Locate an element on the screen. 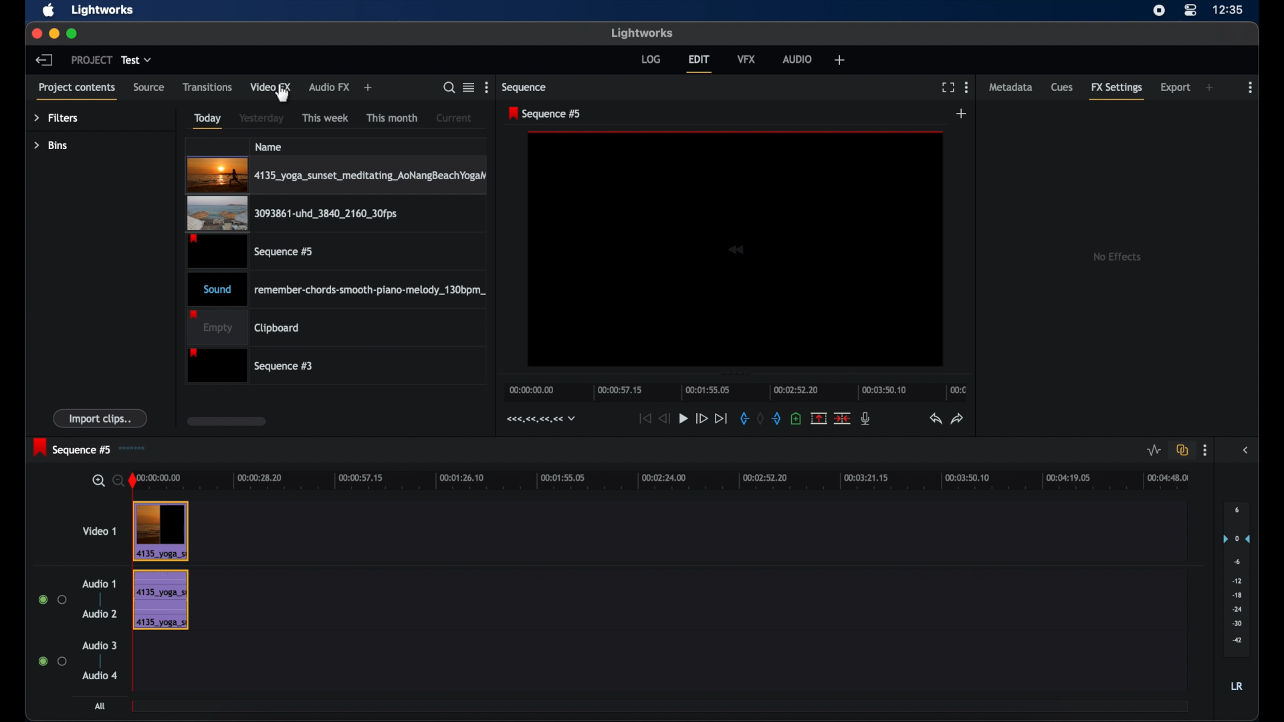 The image size is (1284, 722). yesterday is located at coordinates (261, 118).